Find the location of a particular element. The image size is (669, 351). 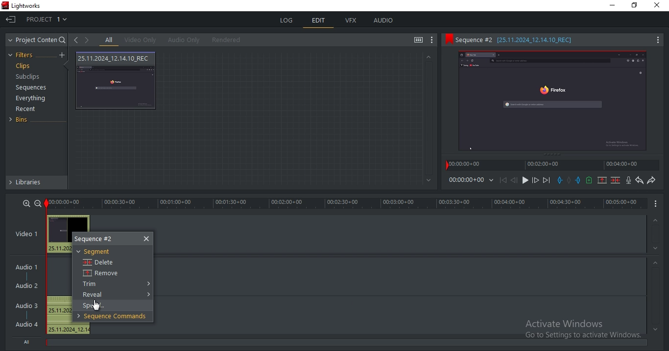

recent is located at coordinates (27, 110).